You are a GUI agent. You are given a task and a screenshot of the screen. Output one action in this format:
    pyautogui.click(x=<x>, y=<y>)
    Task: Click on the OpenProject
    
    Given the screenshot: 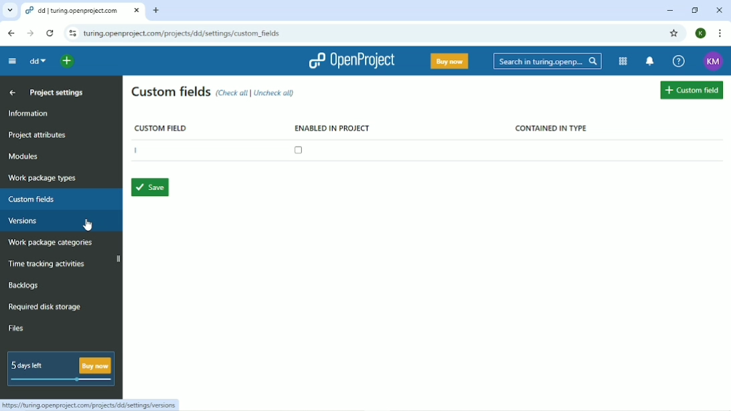 What is the action you would take?
    pyautogui.click(x=351, y=60)
    